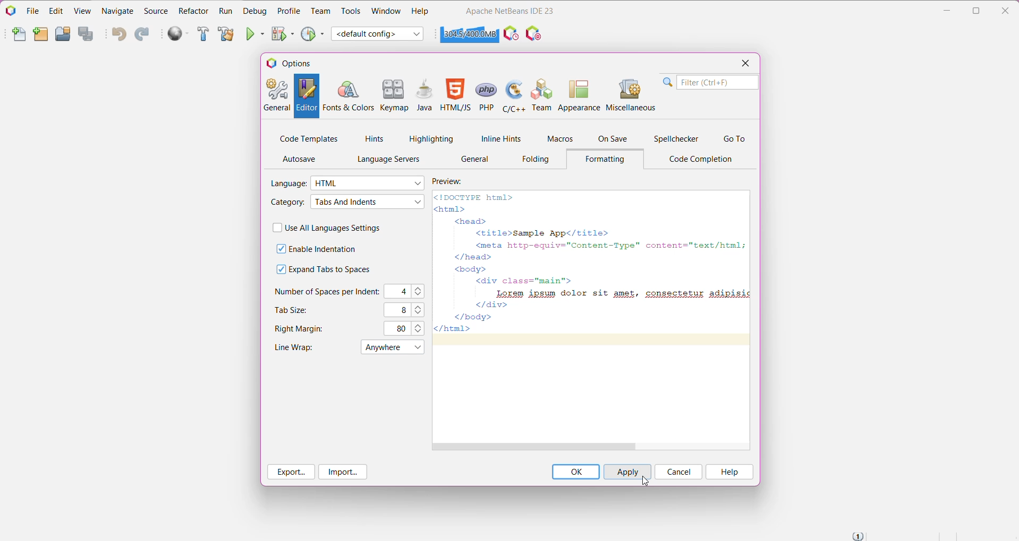 The width and height of the screenshot is (1019, 541). What do you see at coordinates (580, 94) in the screenshot?
I see `Appearance` at bounding box center [580, 94].